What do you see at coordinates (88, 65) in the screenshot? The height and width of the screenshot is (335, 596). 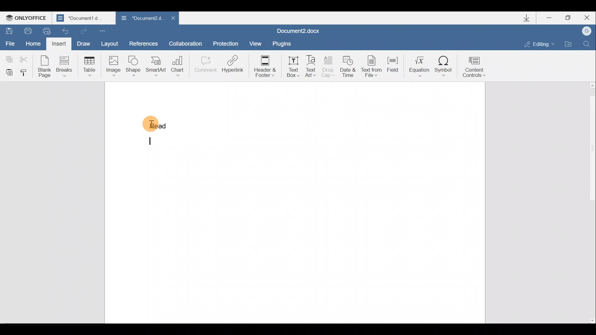 I see `Table` at bounding box center [88, 65].